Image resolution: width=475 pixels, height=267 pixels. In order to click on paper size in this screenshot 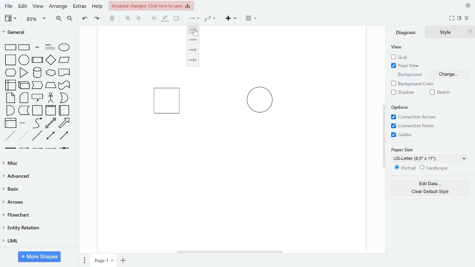, I will do `click(403, 149)`.